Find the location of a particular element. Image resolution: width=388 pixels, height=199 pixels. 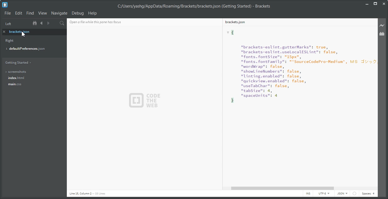

Text is located at coordinates (146, 100).